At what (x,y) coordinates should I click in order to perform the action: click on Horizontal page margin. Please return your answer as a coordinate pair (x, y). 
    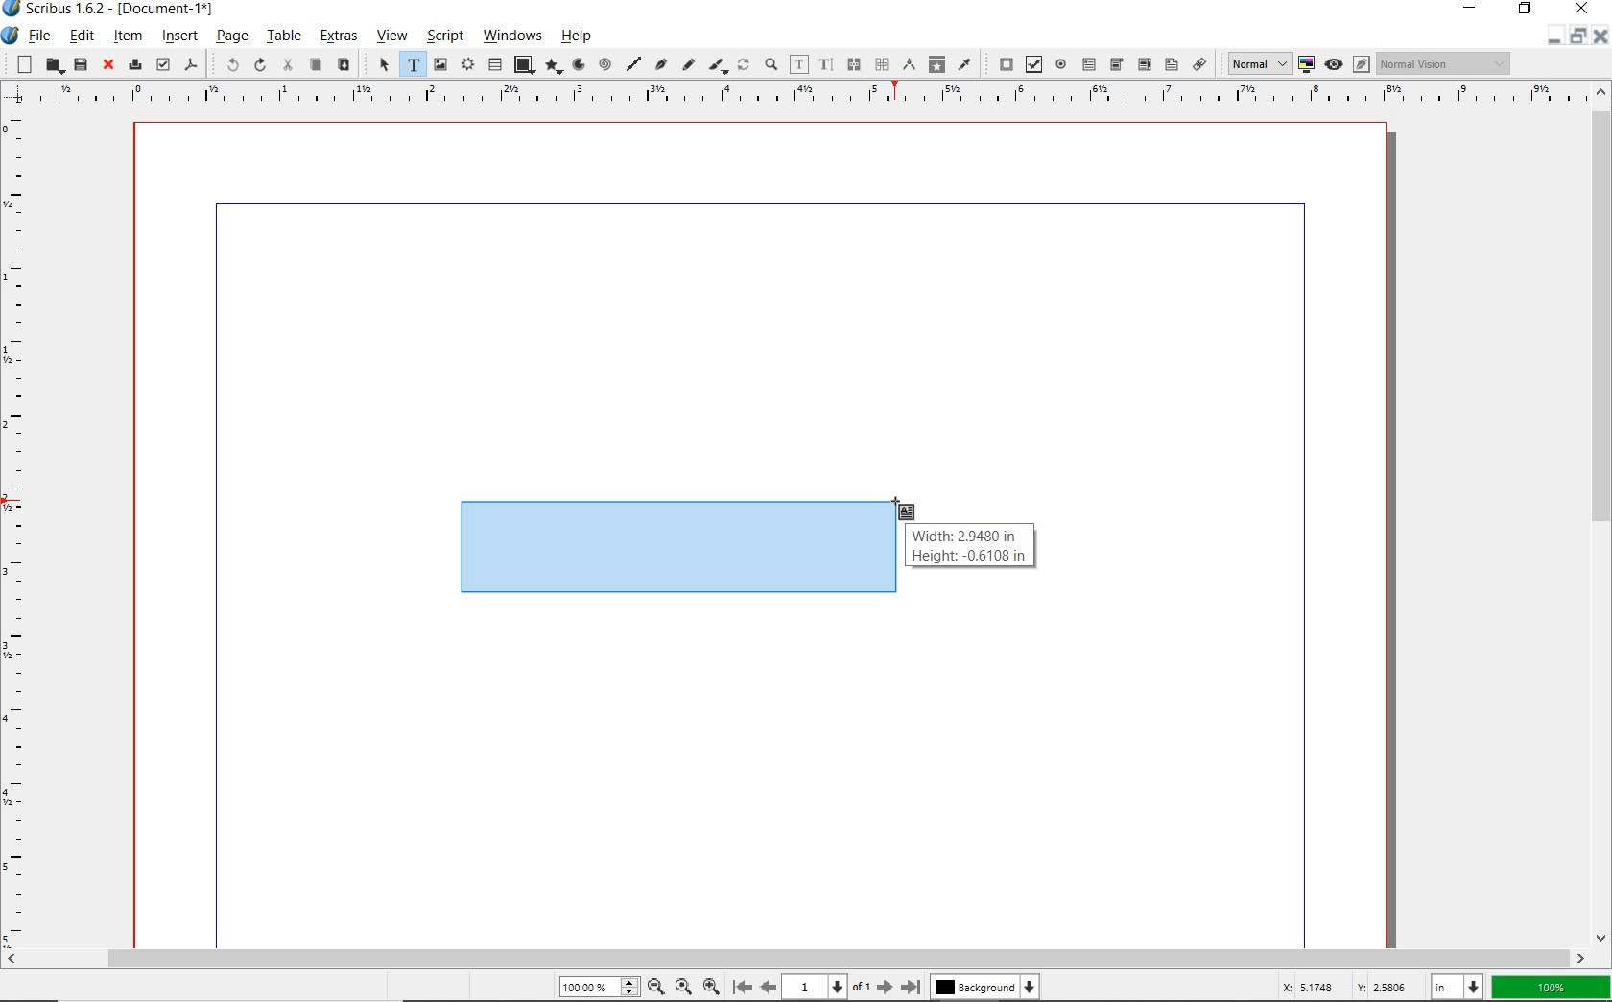
    Looking at the image, I should click on (27, 529).